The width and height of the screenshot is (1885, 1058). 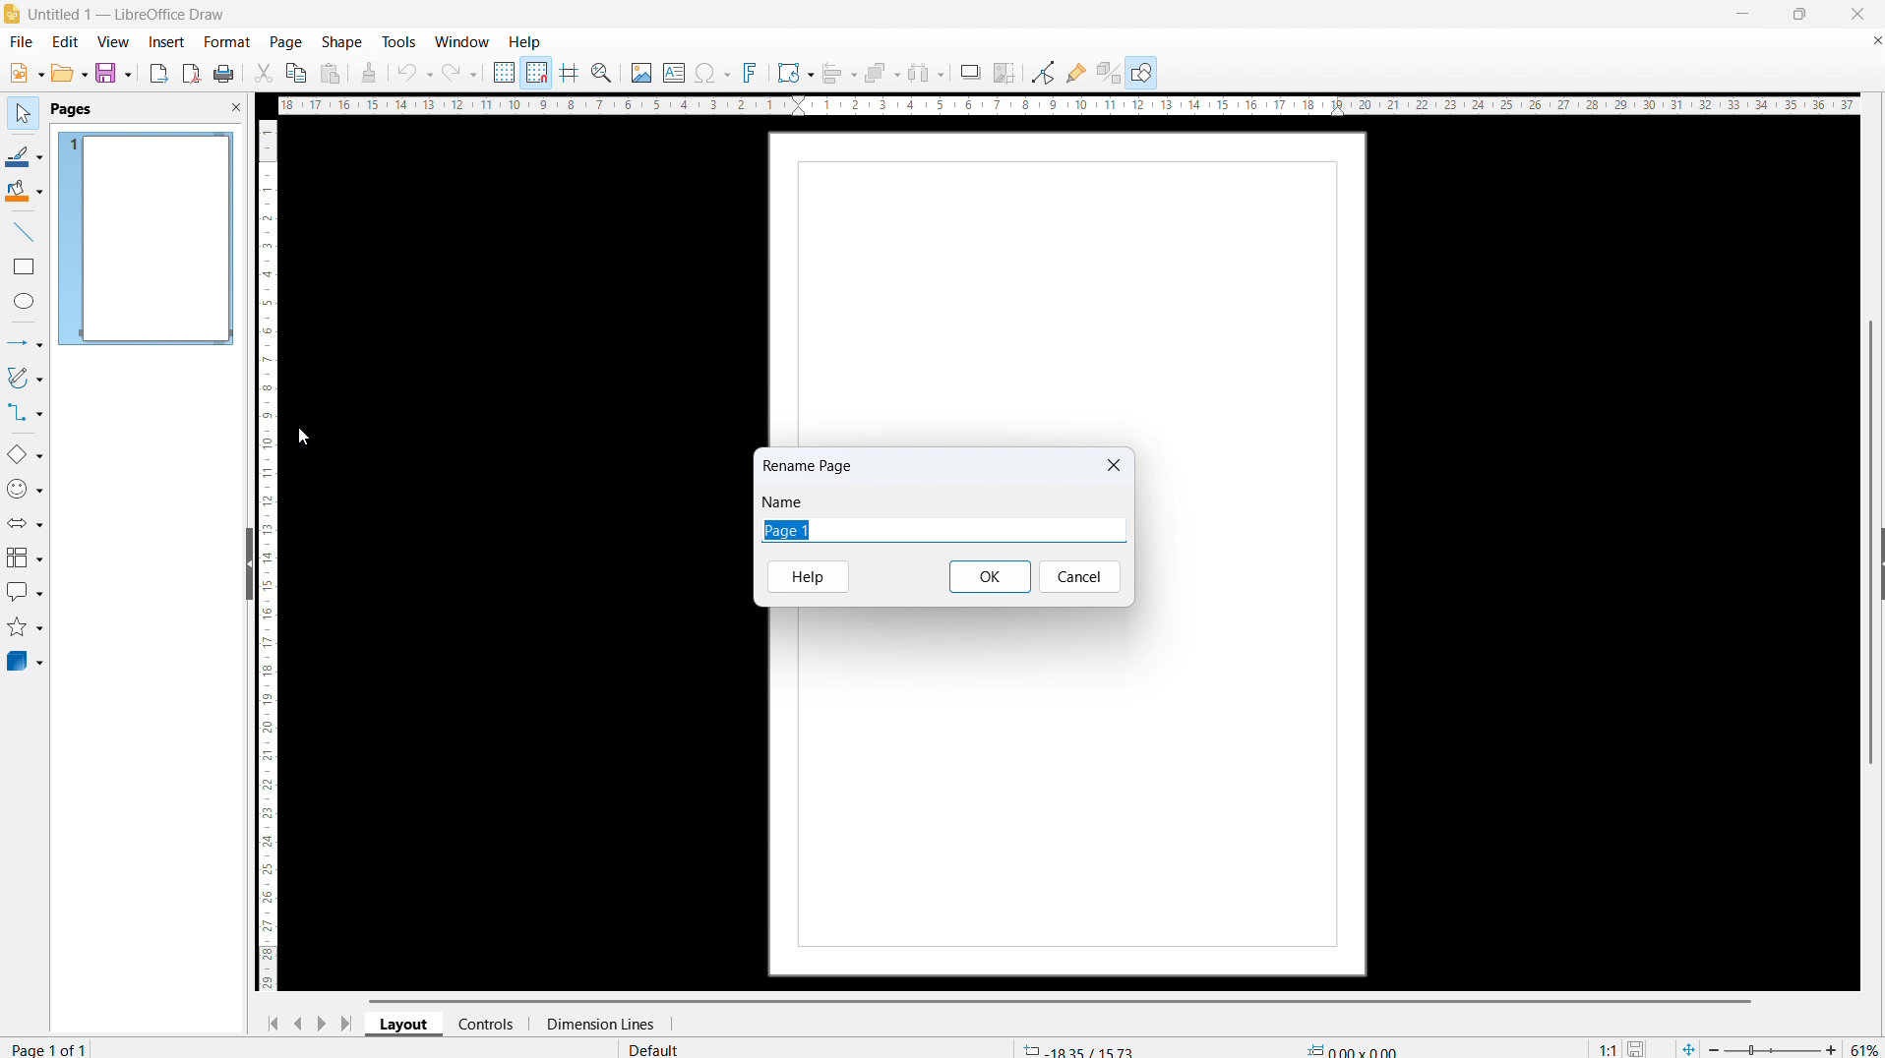 What do you see at coordinates (235, 106) in the screenshot?
I see `close pane` at bounding box center [235, 106].